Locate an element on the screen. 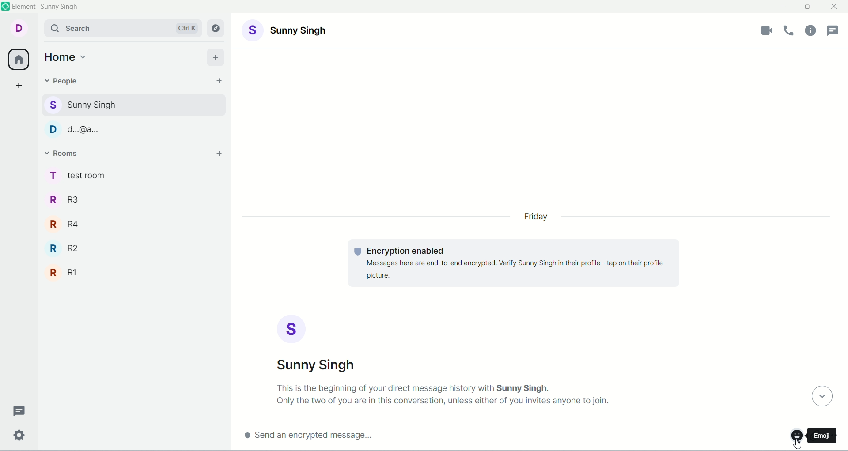 Image resolution: width=848 pixels, height=451 pixels. minimize is located at coordinates (783, 7).